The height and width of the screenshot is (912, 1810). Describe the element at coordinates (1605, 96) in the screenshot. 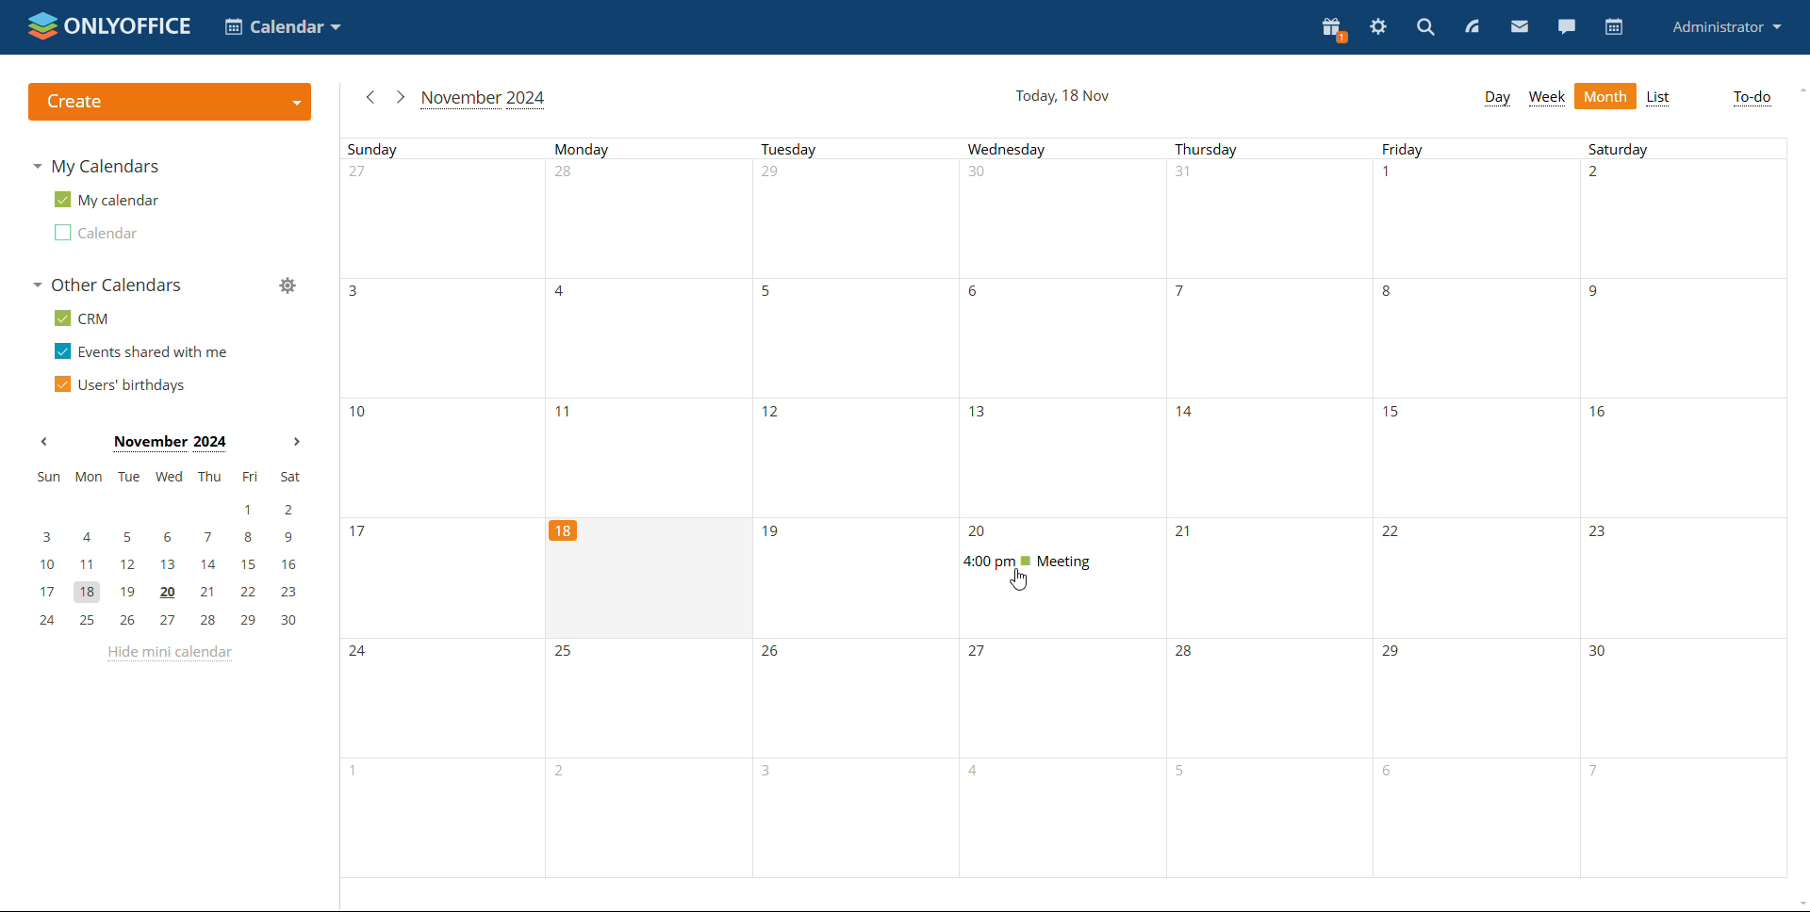

I see `month view` at that location.